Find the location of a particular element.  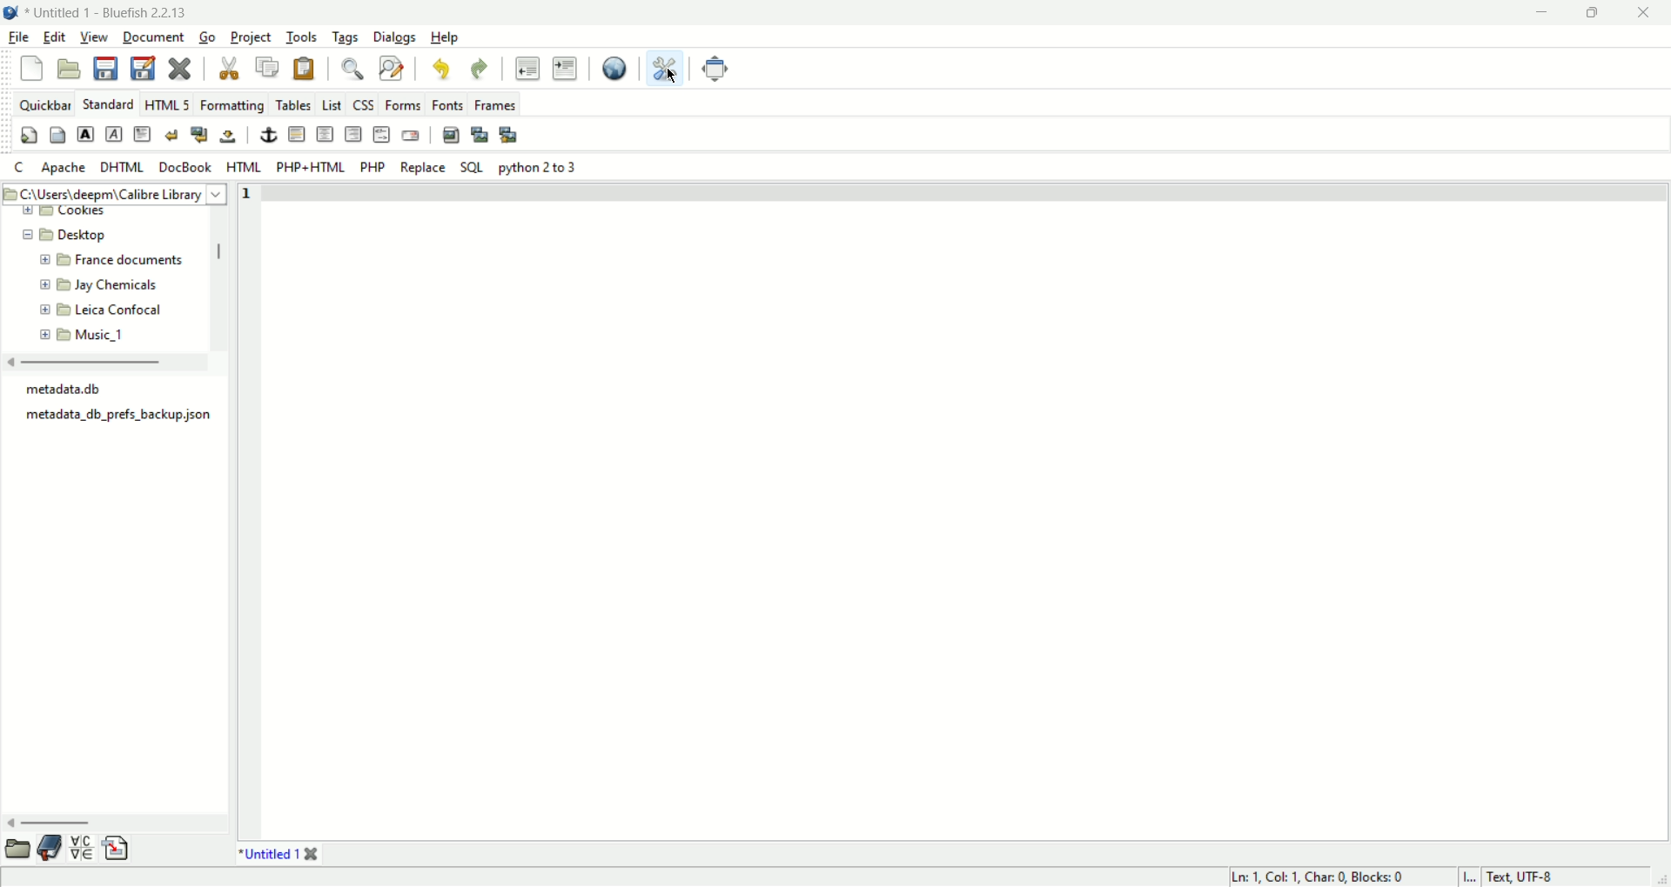

copy is located at coordinates (268, 69).